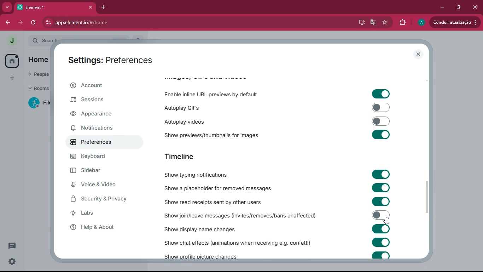  What do you see at coordinates (386, 220) in the screenshot?
I see `cursor` at bounding box center [386, 220].